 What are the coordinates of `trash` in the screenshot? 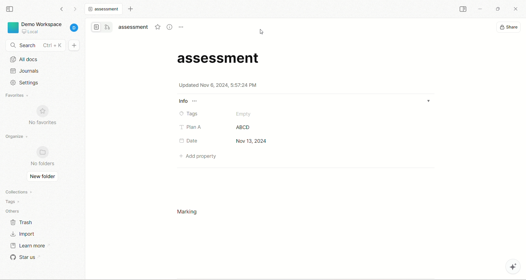 It's located at (22, 222).